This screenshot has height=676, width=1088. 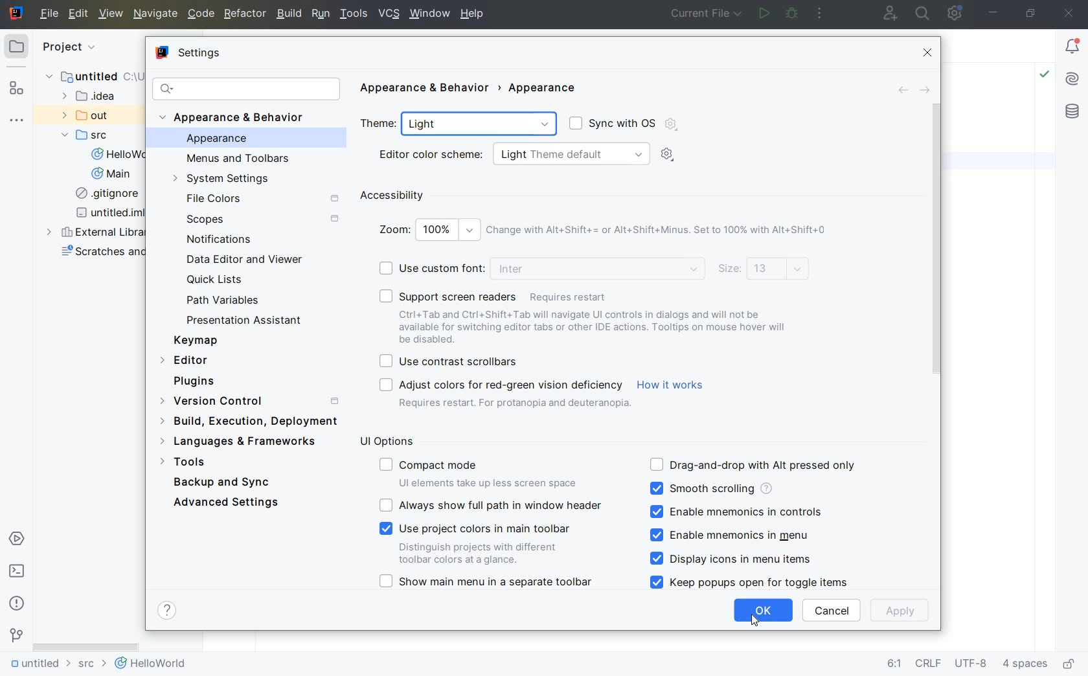 What do you see at coordinates (676, 156) in the screenshot?
I see `Shown scheme options` at bounding box center [676, 156].